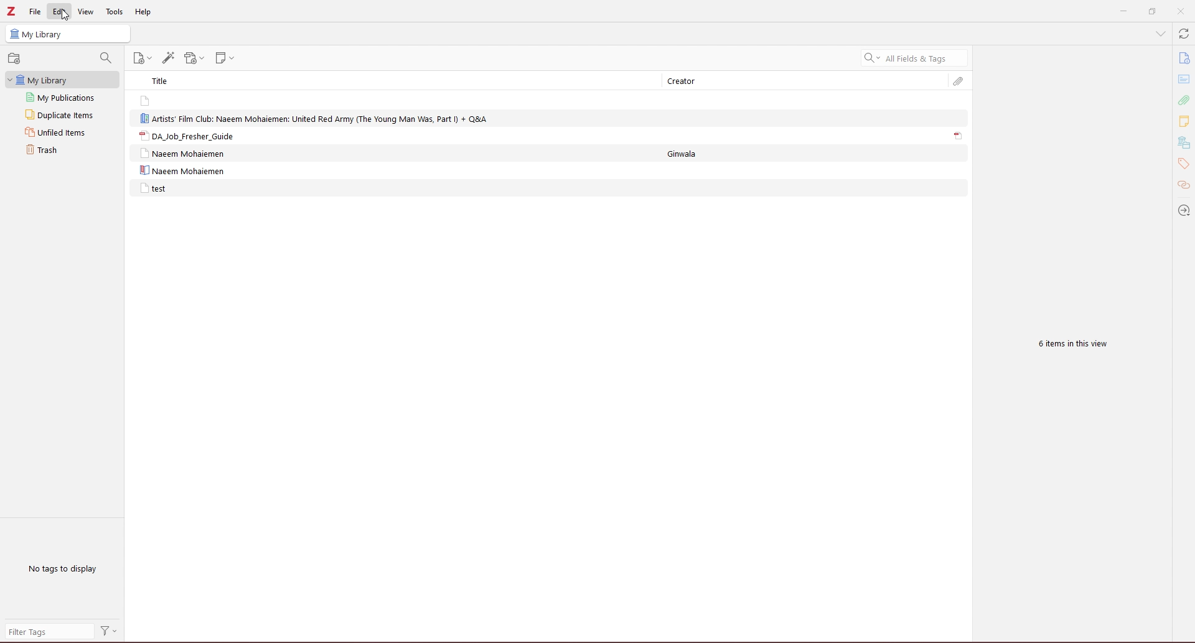 The width and height of the screenshot is (1195, 643). I want to click on related, so click(1184, 186).